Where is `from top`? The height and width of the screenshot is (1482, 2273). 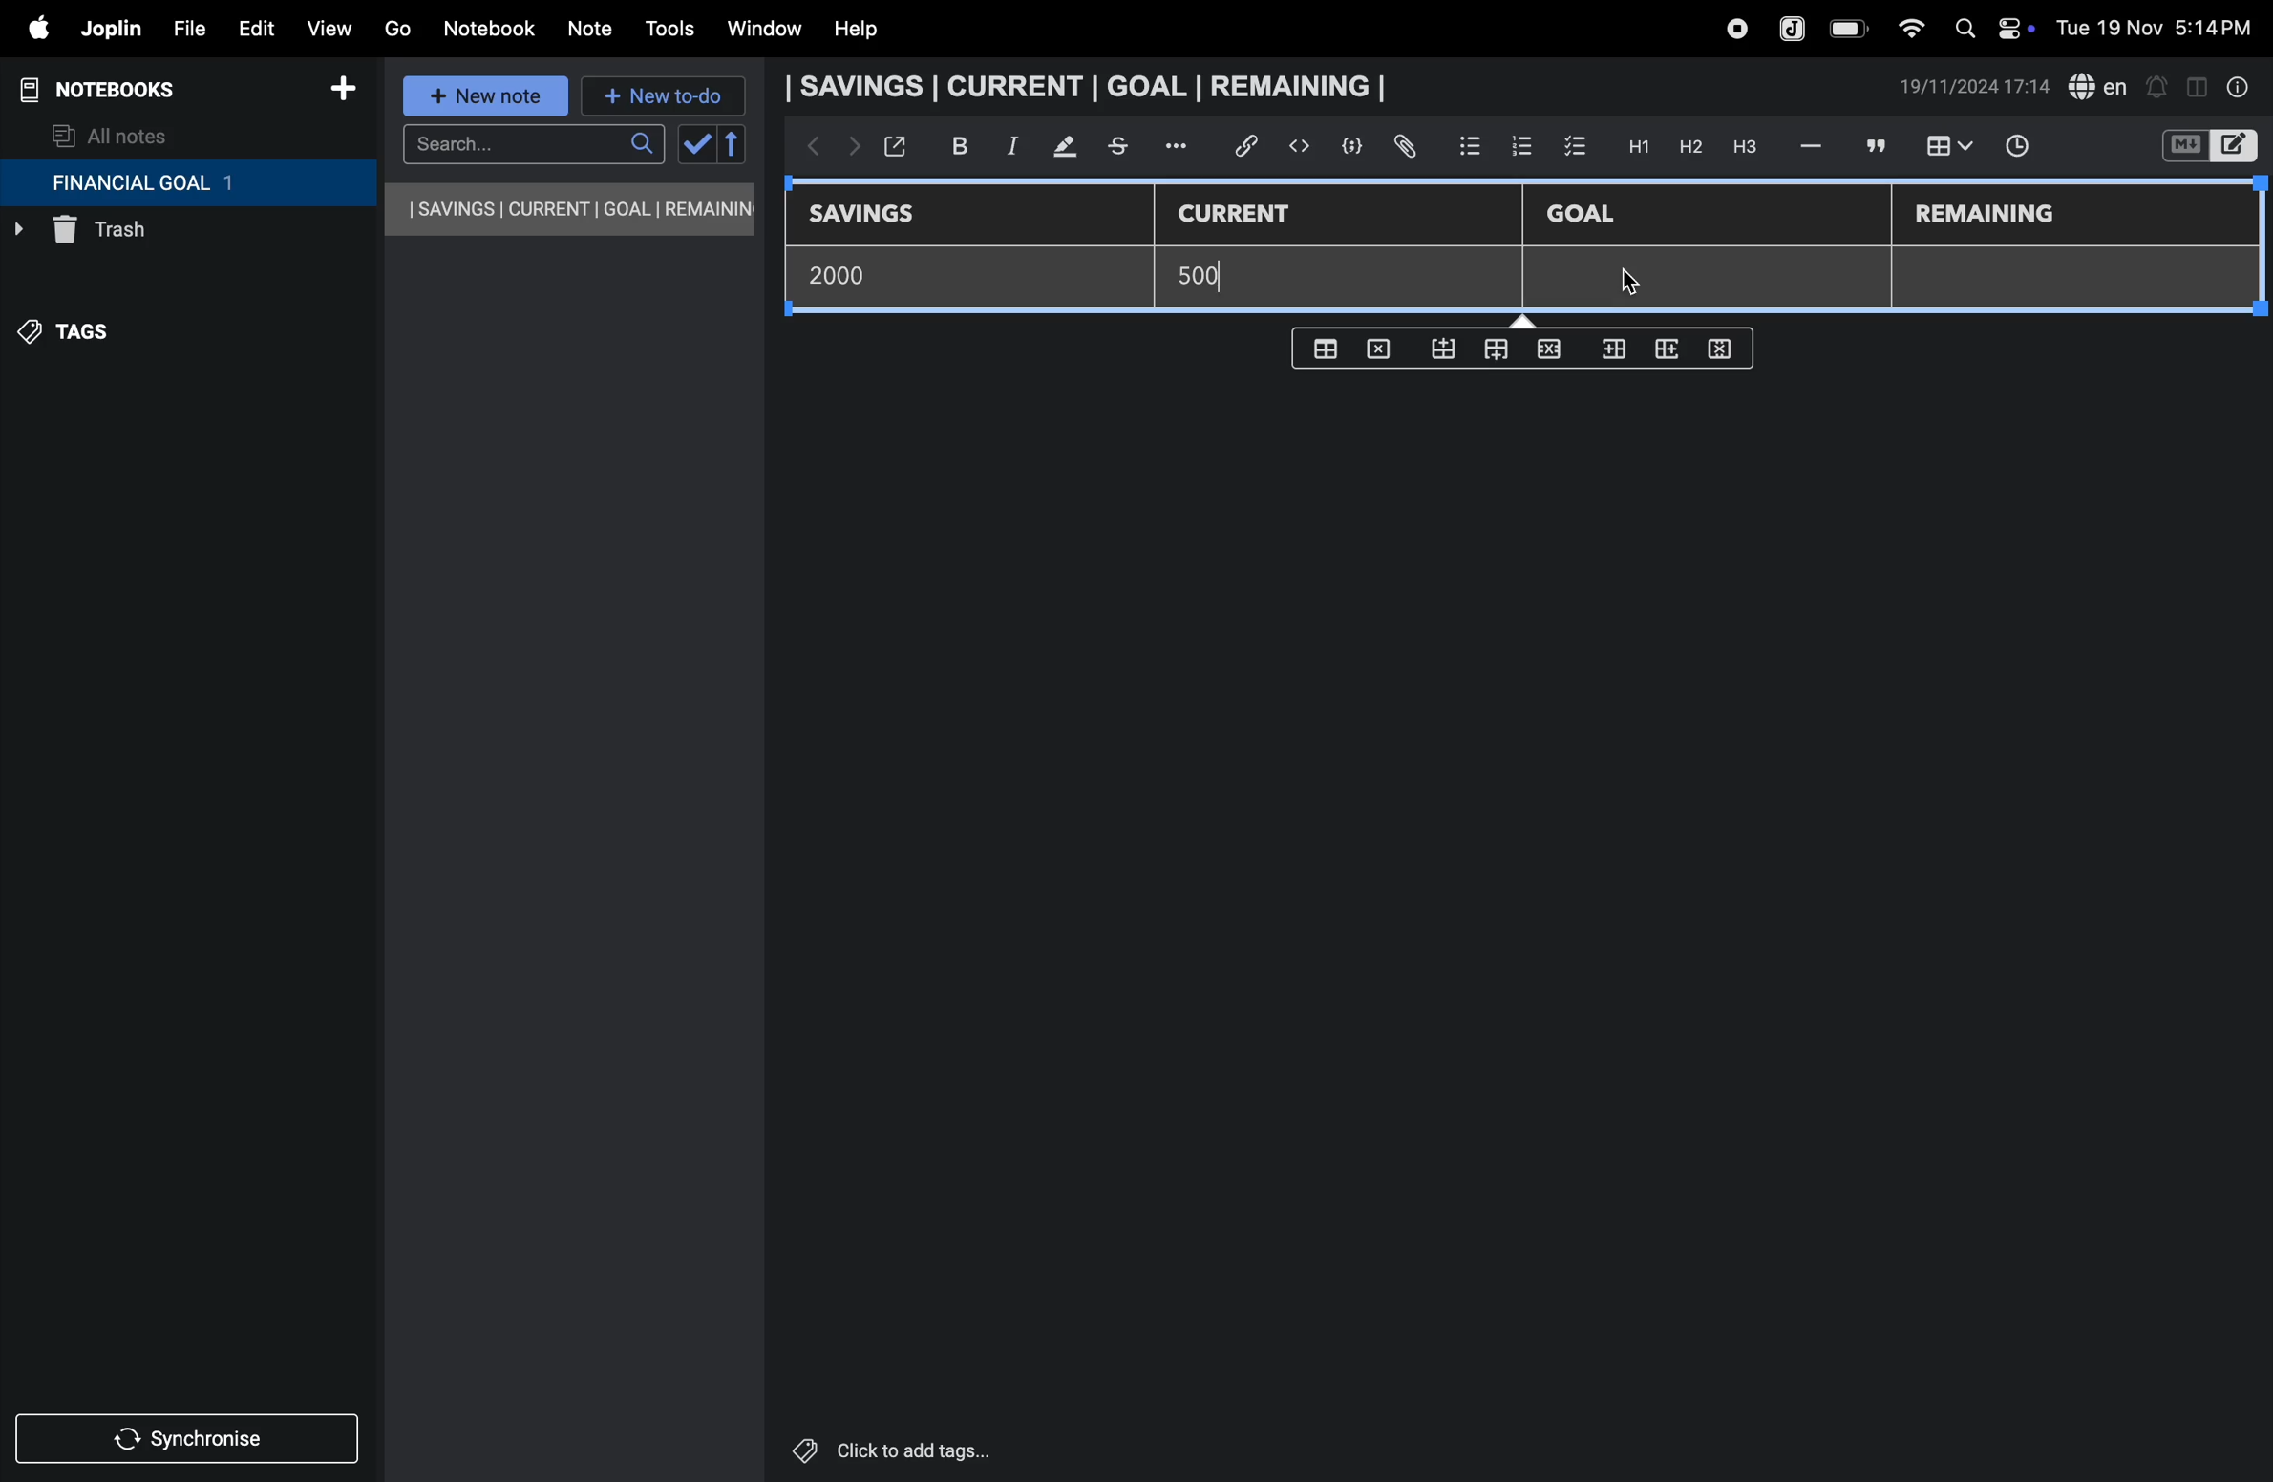
from top is located at coordinates (1492, 351).